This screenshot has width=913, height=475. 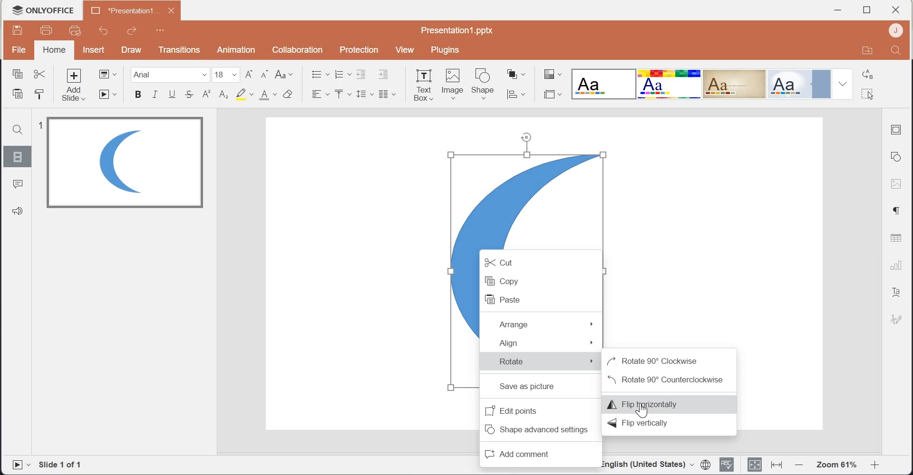 I want to click on Zoom in, so click(x=879, y=465).